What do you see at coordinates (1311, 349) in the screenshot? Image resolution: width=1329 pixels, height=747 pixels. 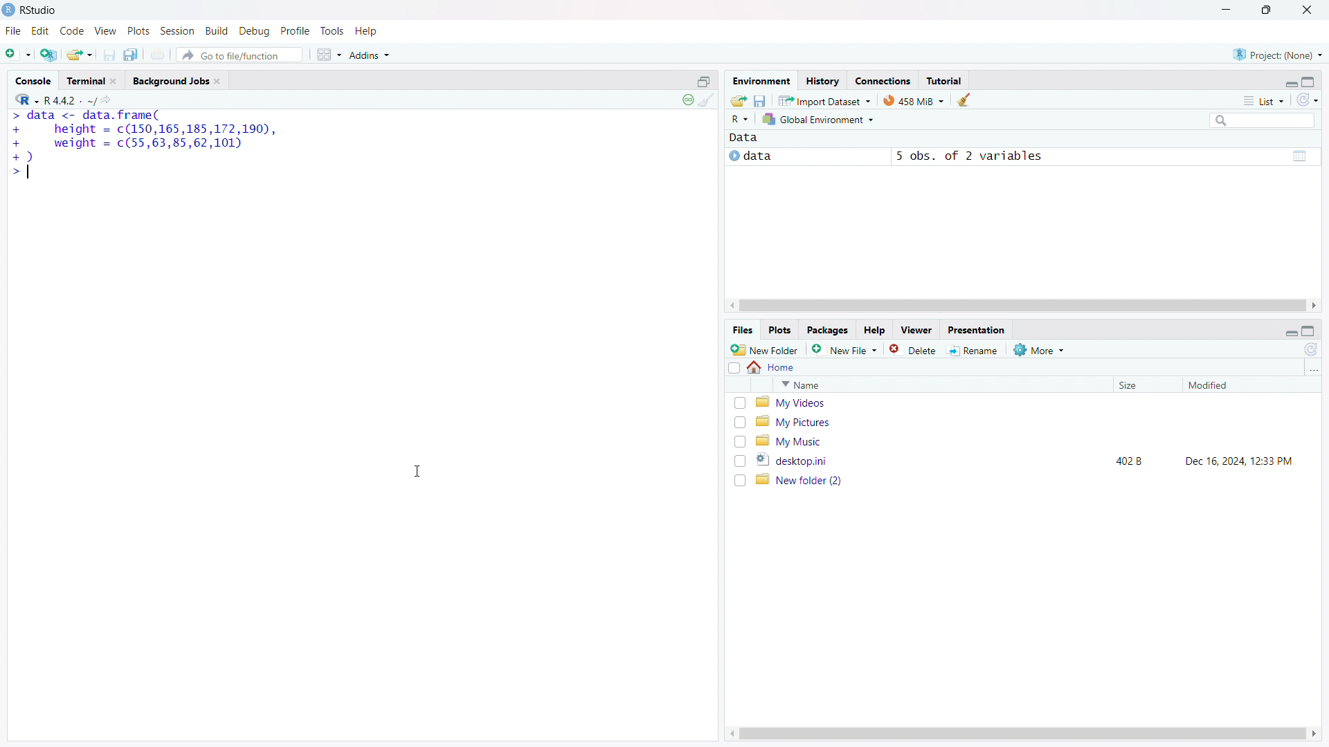 I see `refresh` at bounding box center [1311, 349].